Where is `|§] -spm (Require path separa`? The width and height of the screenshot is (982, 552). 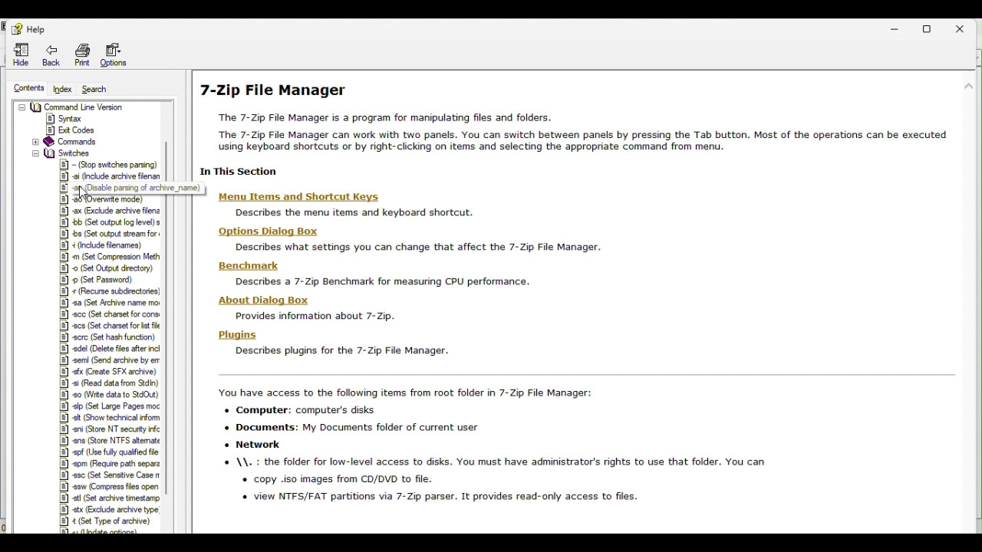 |§] -spm (Require path separa is located at coordinates (109, 464).